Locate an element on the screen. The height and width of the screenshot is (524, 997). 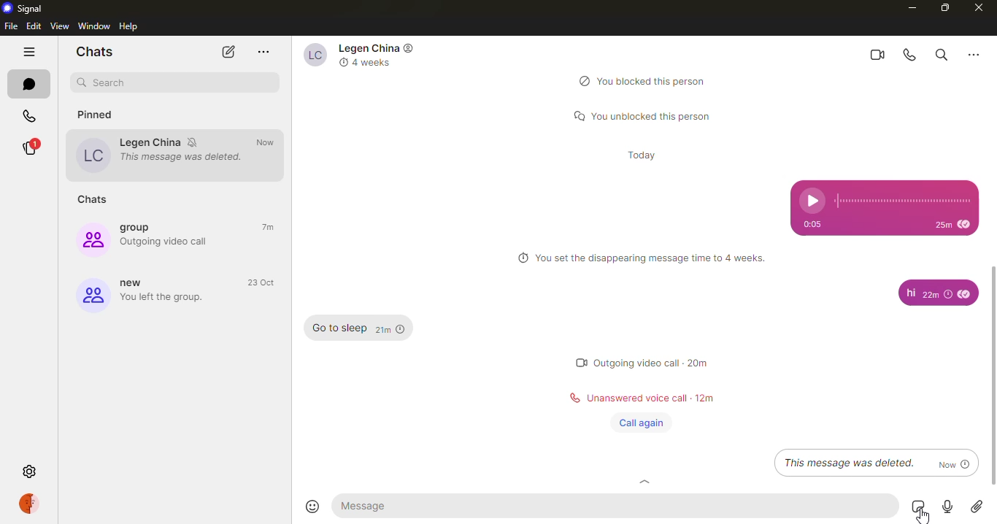
0:05 is located at coordinates (812, 225).